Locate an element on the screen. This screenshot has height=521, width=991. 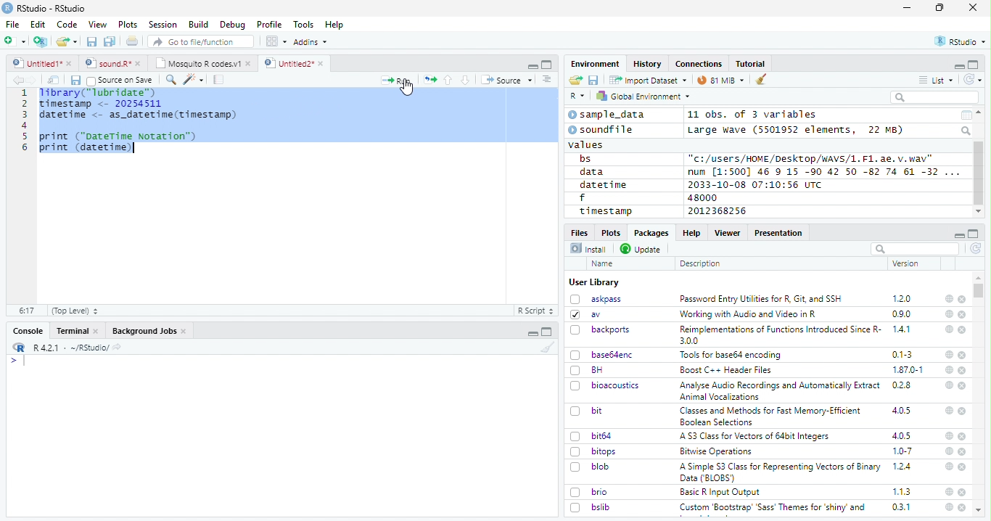
help is located at coordinates (947, 466).